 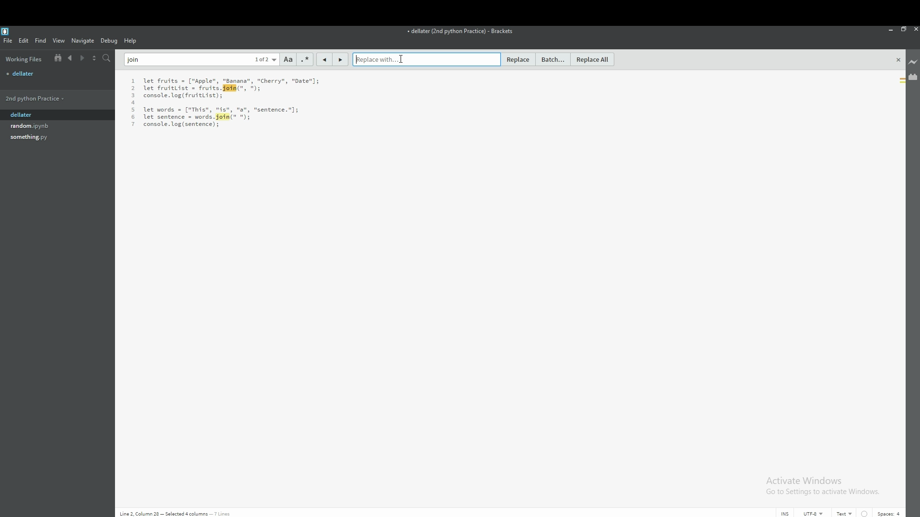 What do you see at coordinates (70, 58) in the screenshot?
I see `previous` at bounding box center [70, 58].